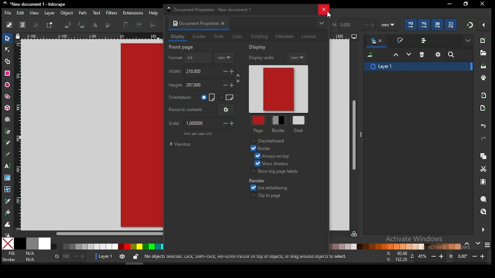  What do you see at coordinates (200, 124) in the screenshot?
I see `scale` at bounding box center [200, 124].